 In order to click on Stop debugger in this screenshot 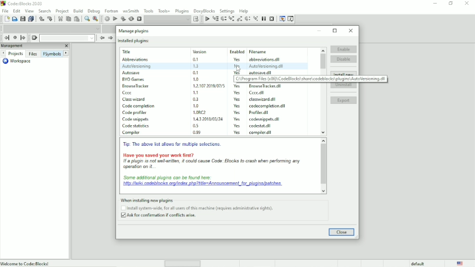, I will do `click(272, 18)`.